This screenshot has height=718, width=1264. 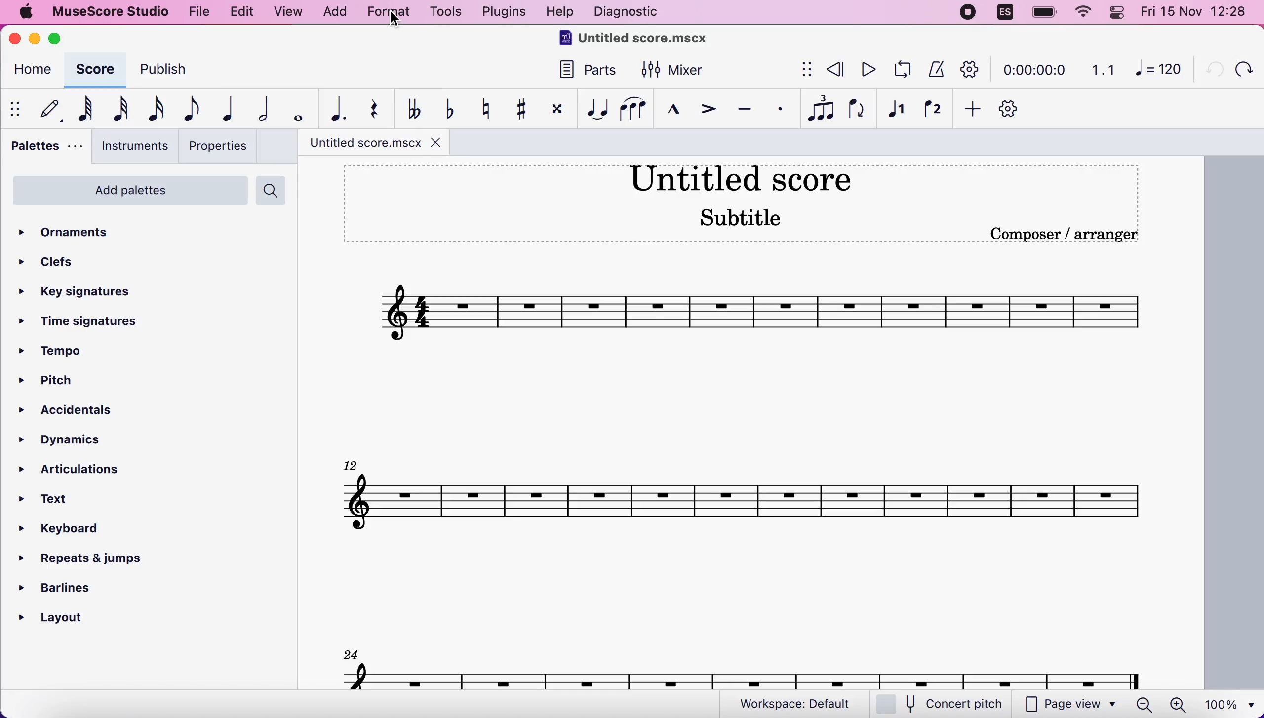 What do you see at coordinates (934, 69) in the screenshot?
I see `metronome` at bounding box center [934, 69].